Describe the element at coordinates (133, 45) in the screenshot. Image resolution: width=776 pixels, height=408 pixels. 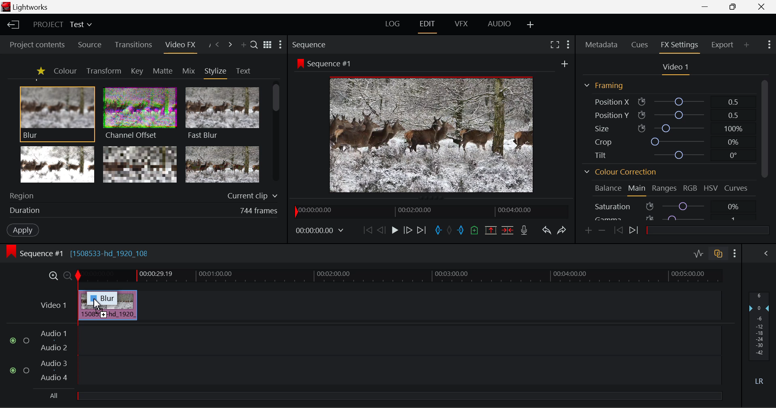
I see `Transitions` at that location.